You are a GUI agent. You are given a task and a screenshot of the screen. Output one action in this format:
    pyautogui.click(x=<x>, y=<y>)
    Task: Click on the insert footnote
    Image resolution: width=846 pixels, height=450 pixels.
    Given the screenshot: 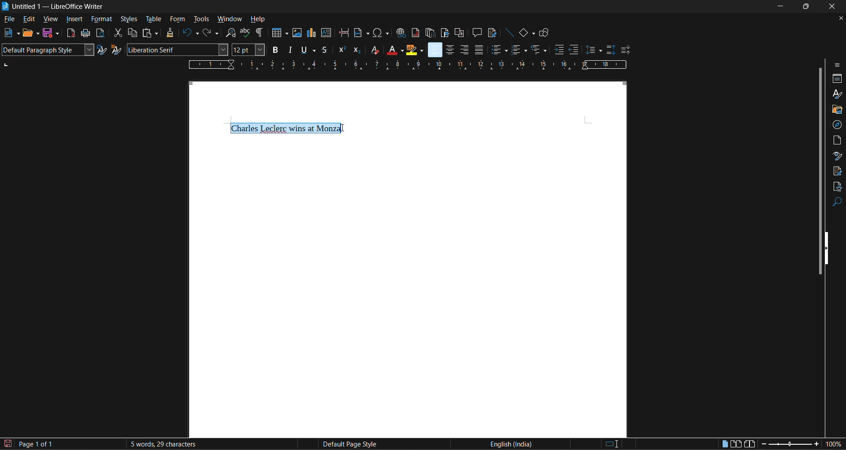 What is the action you would take?
    pyautogui.click(x=415, y=33)
    